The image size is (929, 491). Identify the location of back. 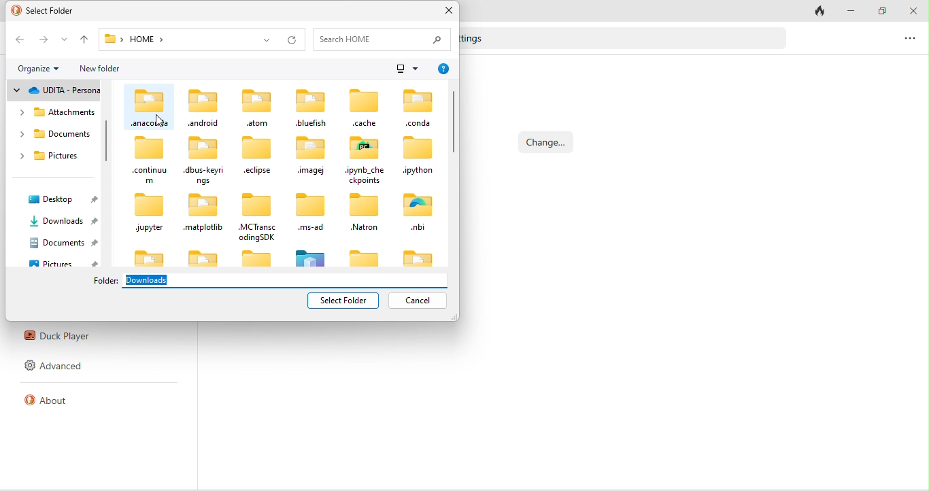
(17, 40).